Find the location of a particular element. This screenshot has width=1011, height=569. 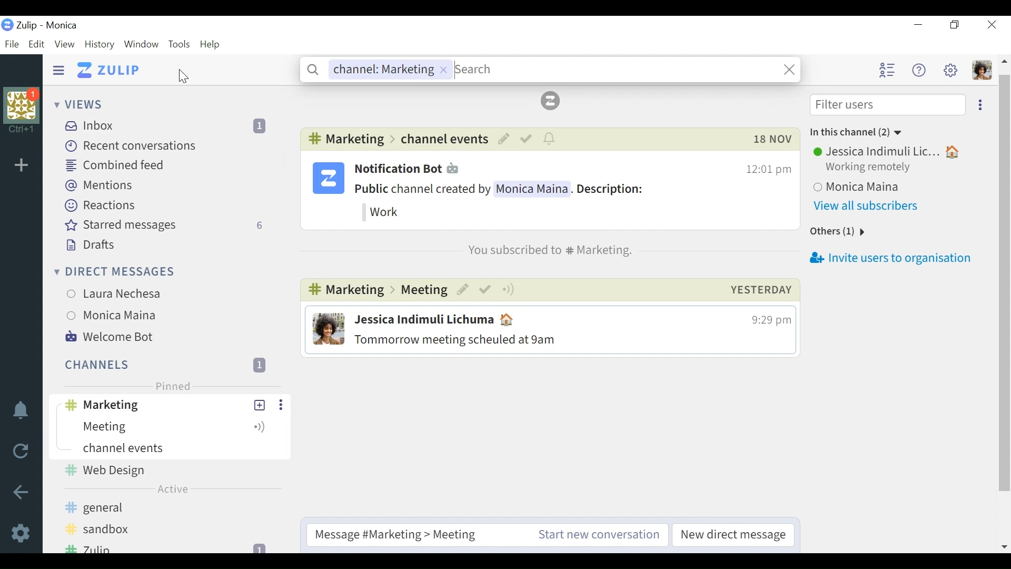

View is located at coordinates (64, 44).